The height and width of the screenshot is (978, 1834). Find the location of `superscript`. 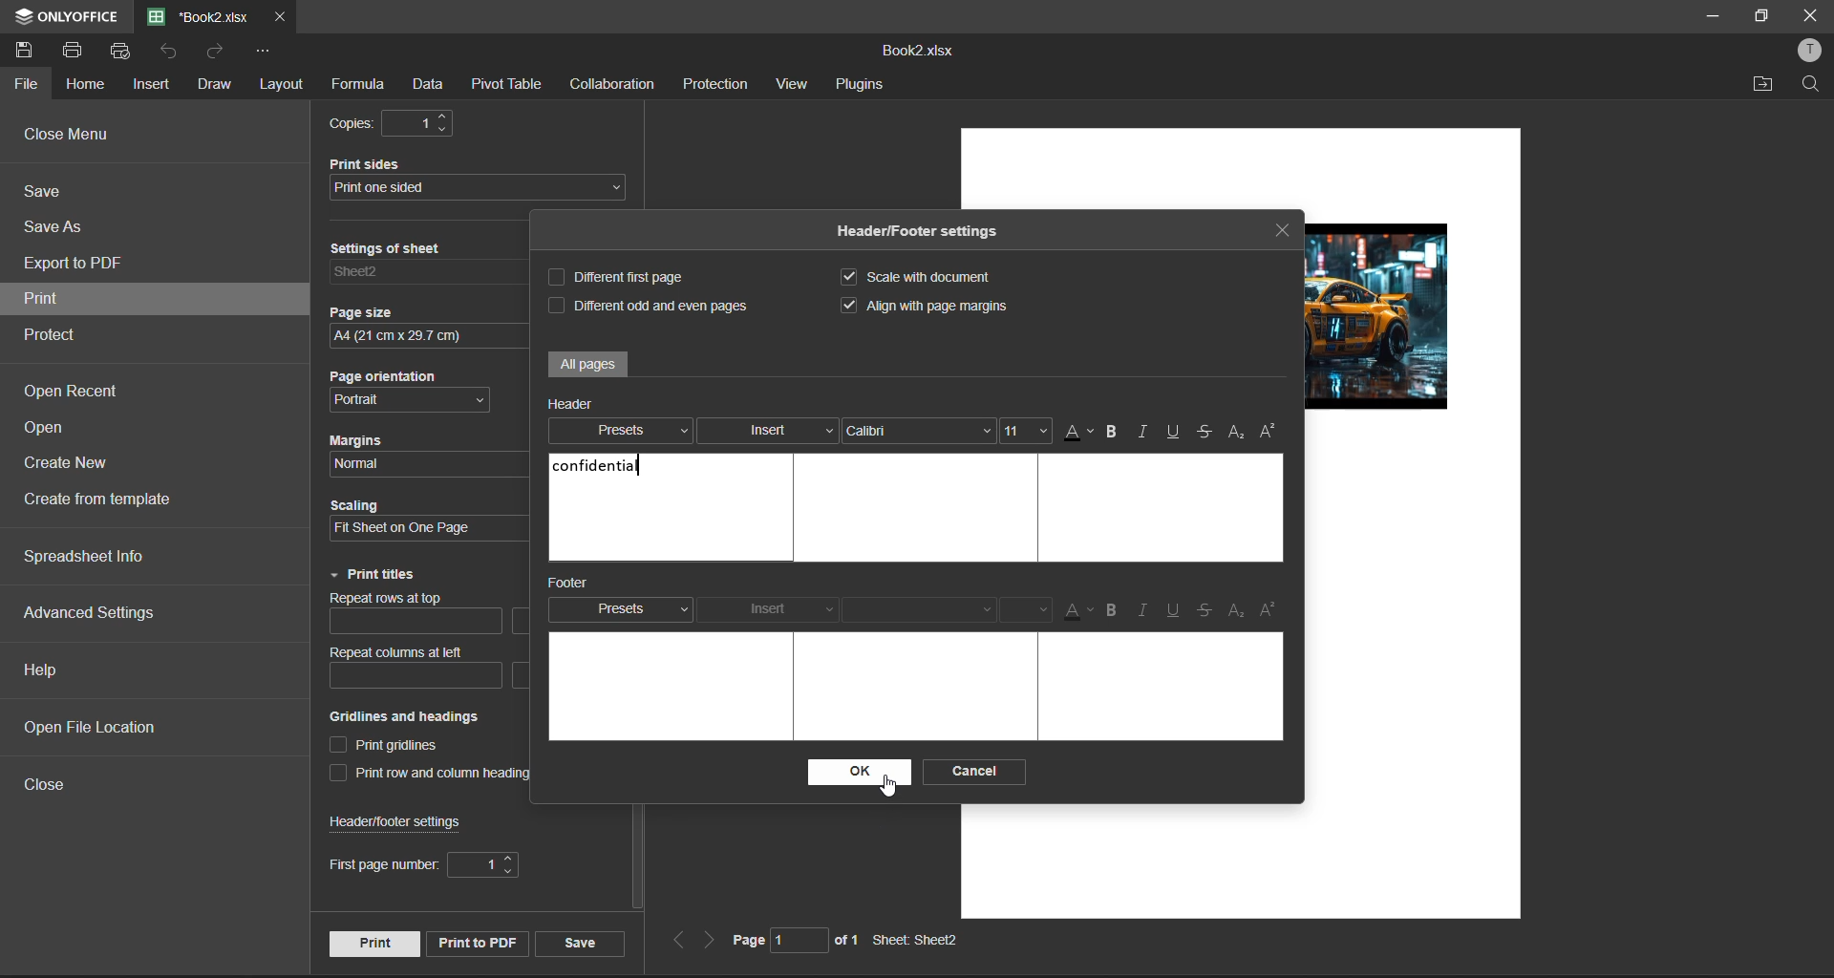

superscript is located at coordinates (1272, 607).